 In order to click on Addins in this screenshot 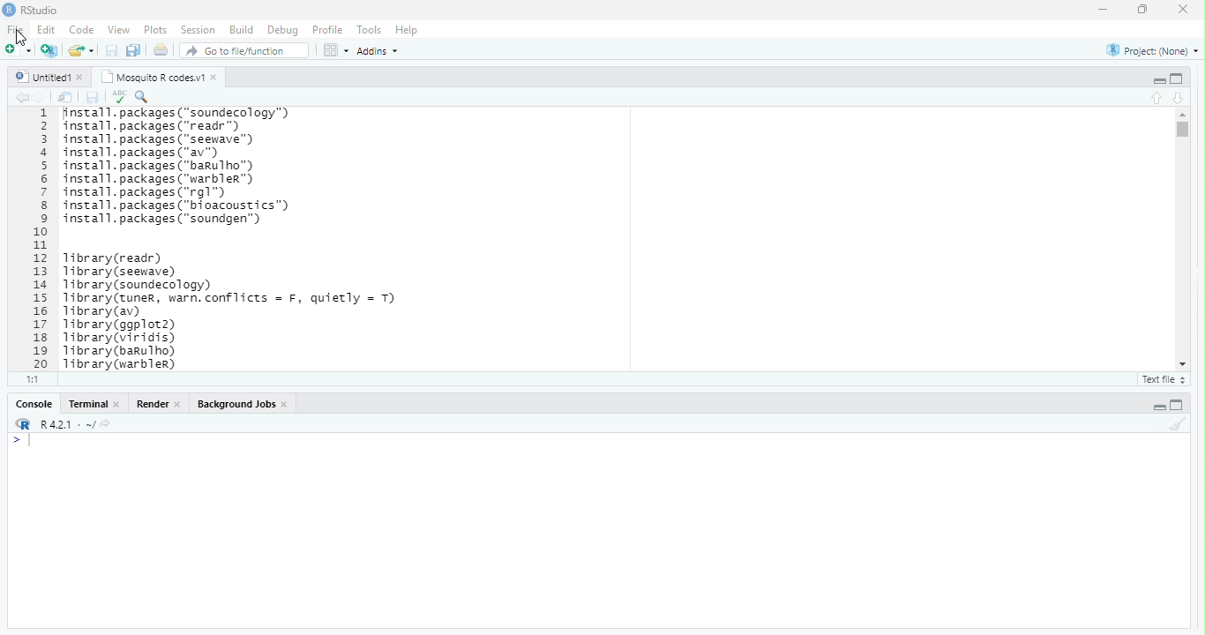, I will do `click(378, 52)`.